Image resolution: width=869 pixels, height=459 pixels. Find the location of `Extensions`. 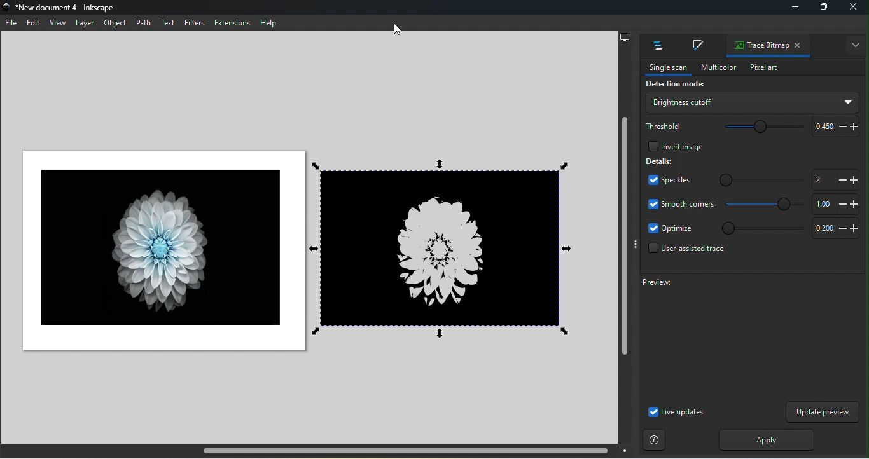

Extensions is located at coordinates (233, 23).